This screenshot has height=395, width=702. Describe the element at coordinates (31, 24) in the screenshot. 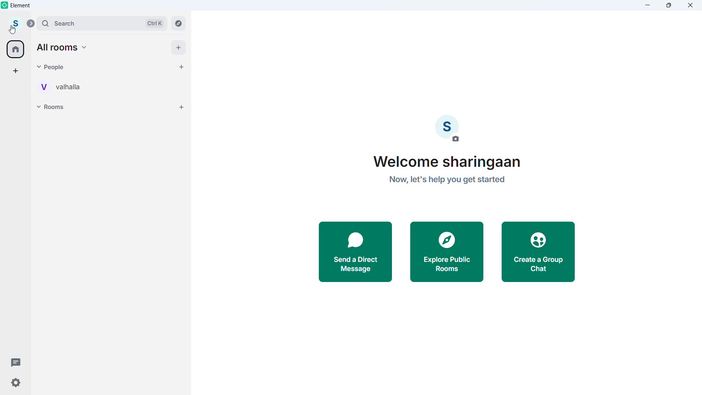

I see `Expand sidebar ` at that location.